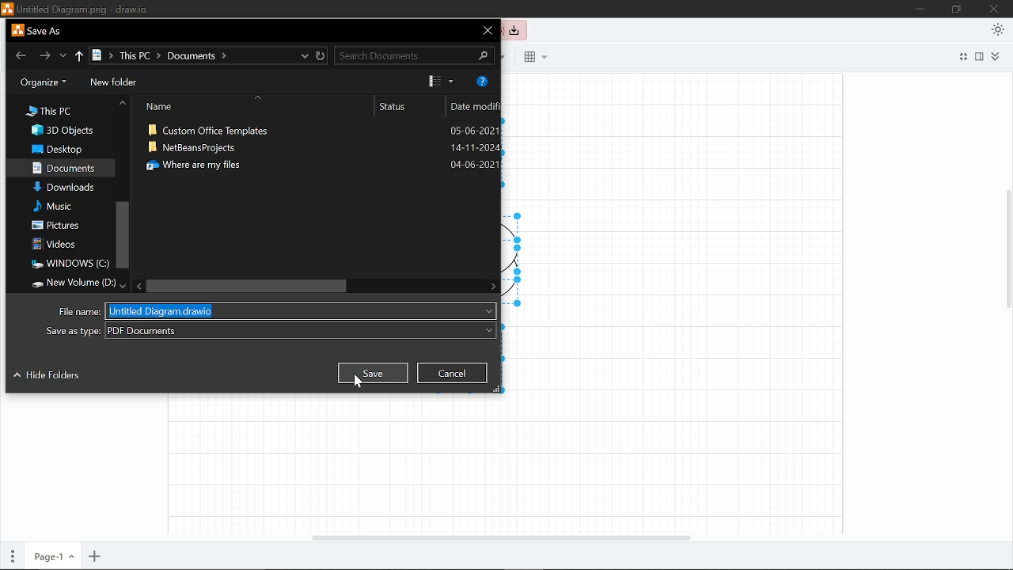 The width and height of the screenshot is (1013, 570). I want to click on Pages, so click(13, 555).